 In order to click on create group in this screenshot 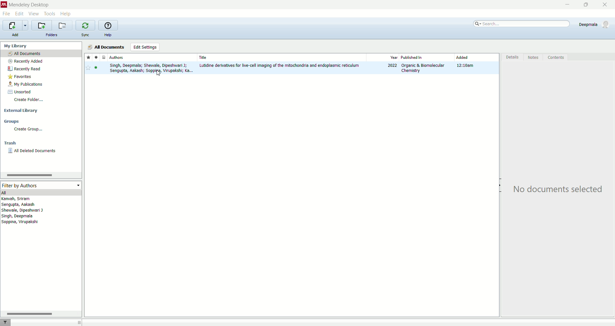, I will do `click(41, 129)`.